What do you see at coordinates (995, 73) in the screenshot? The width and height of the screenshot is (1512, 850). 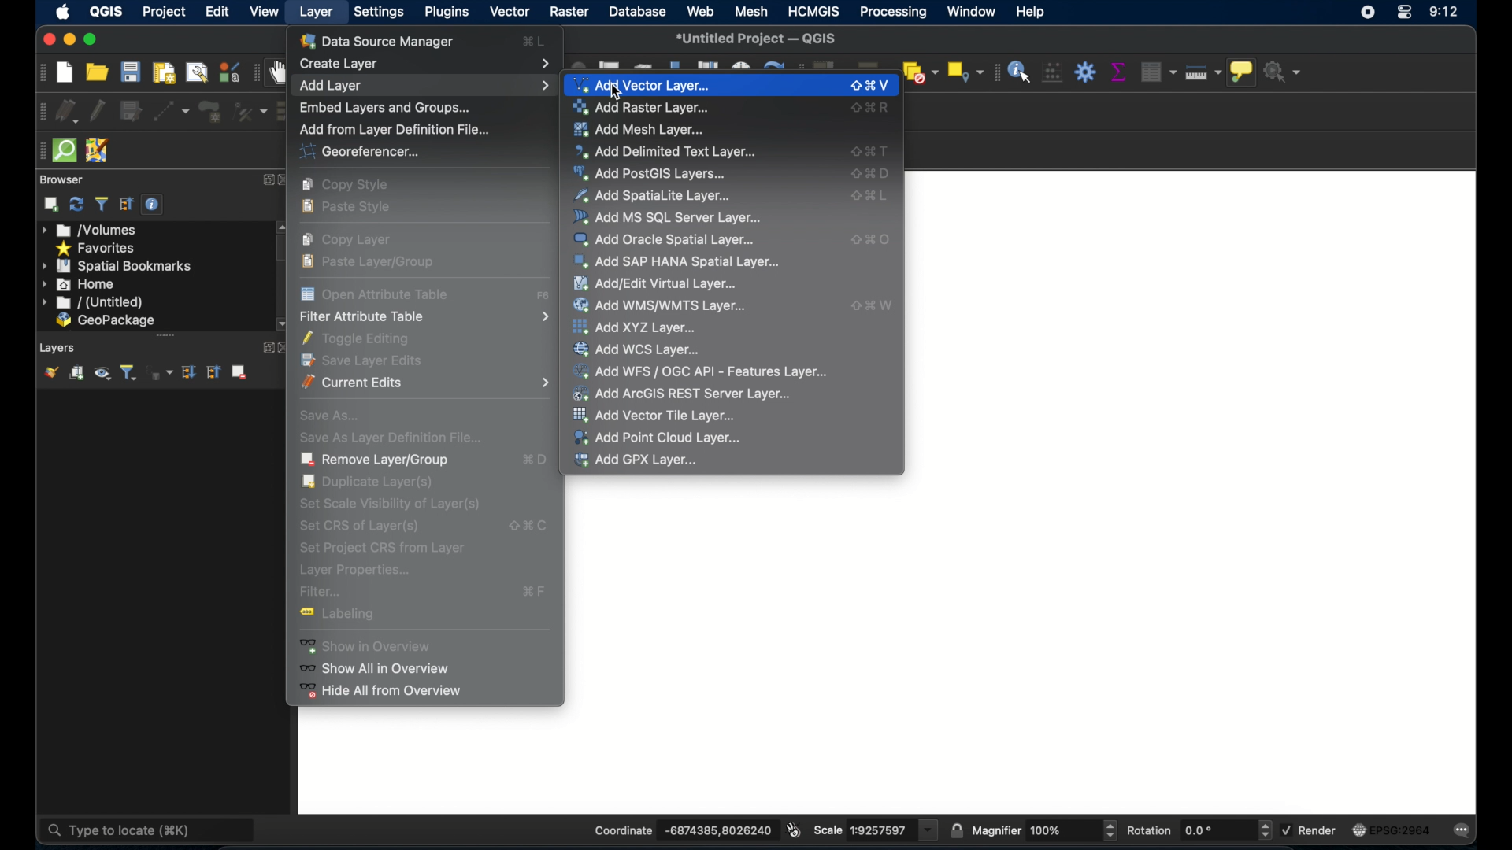 I see `attribute toolbar` at bounding box center [995, 73].